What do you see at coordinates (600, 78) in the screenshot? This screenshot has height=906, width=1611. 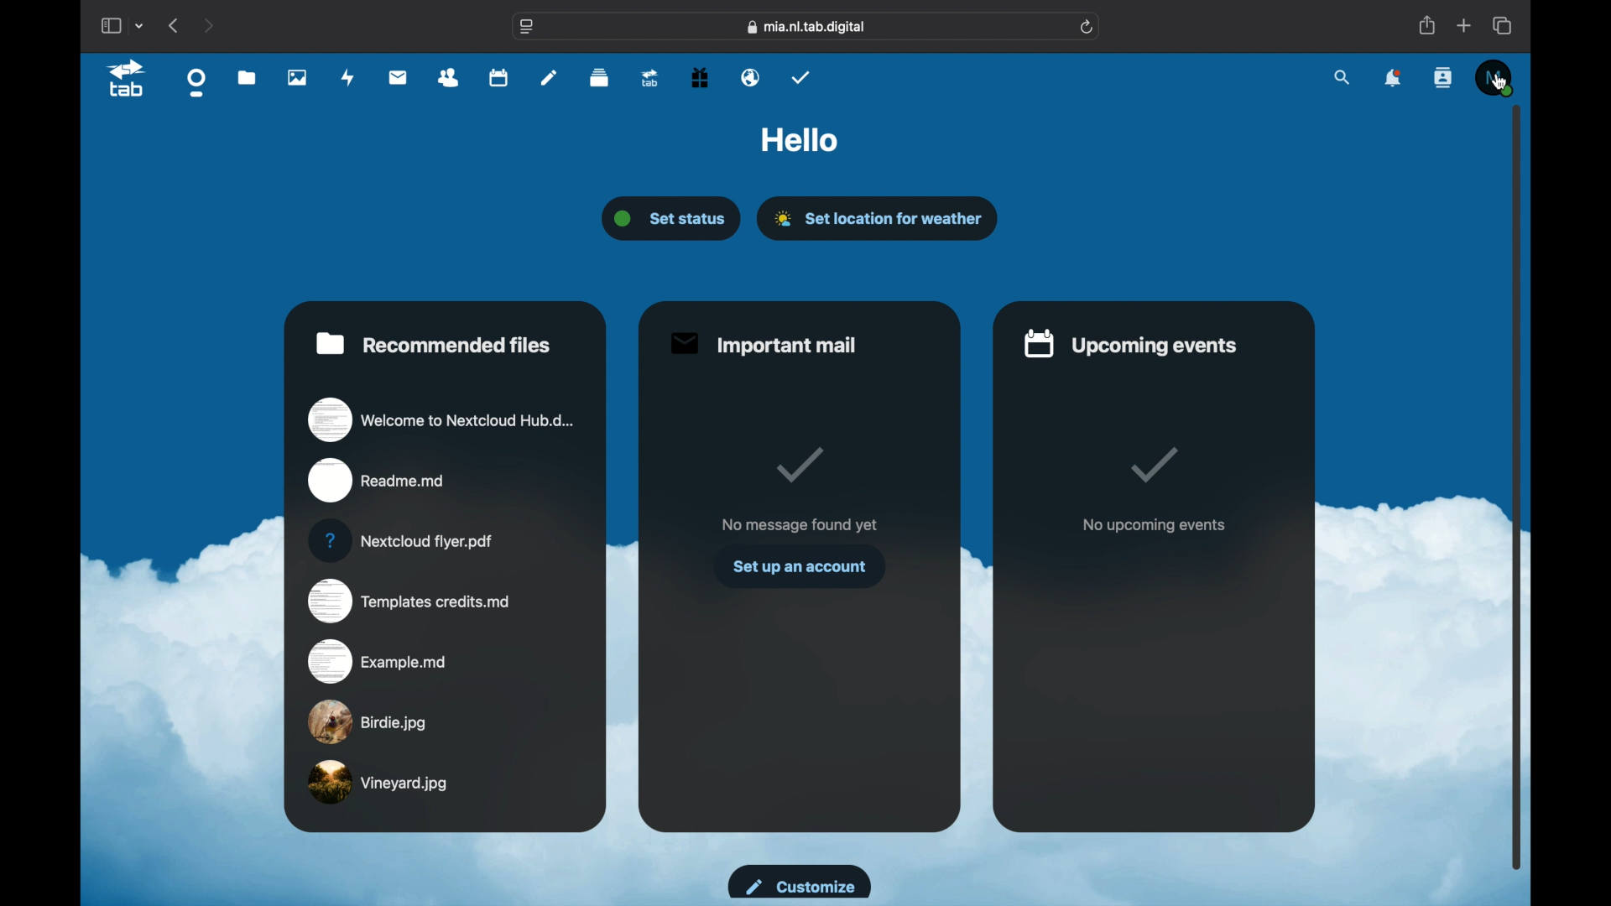 I see `deck` at bounding box center [600, 78].